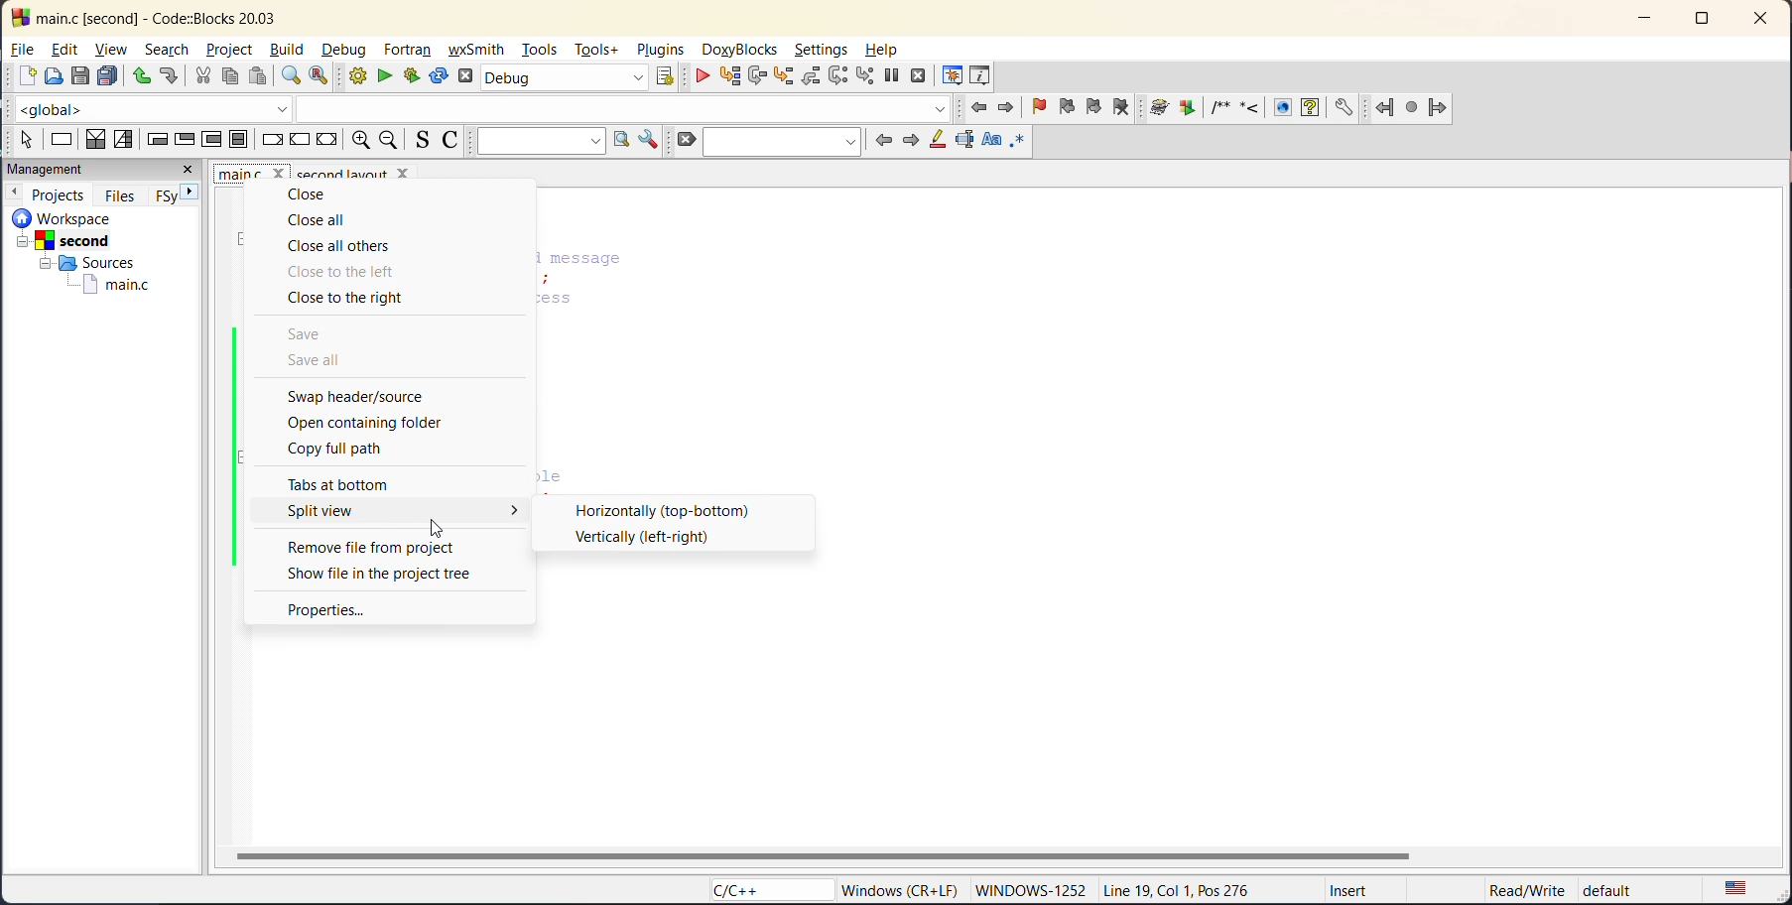  I want to click on Read/Write, so click(1524, 887).